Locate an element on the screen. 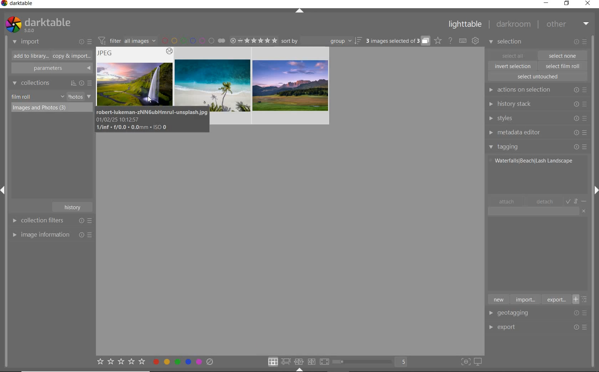 This screenshot has width=599, height=372. parameters is located at coordinates (51, 68).